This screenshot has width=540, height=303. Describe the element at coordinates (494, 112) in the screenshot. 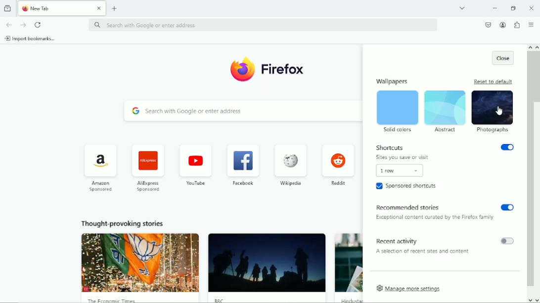

I see `Photographs` at that location.